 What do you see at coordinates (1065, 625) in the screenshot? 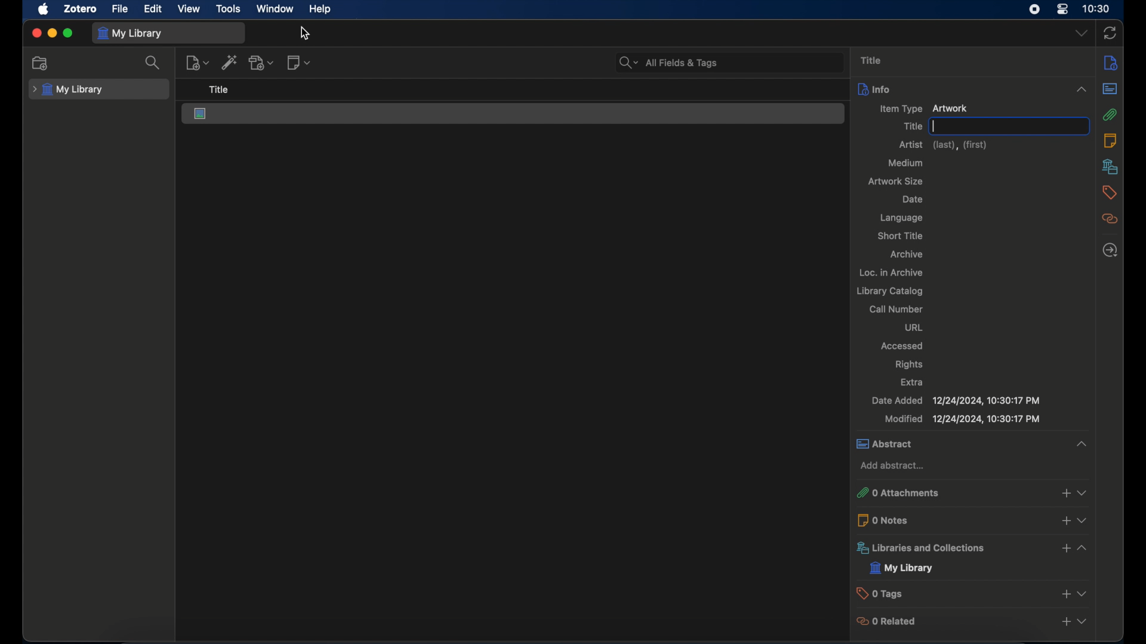
I see `add` at bounding box center [1065, 625].